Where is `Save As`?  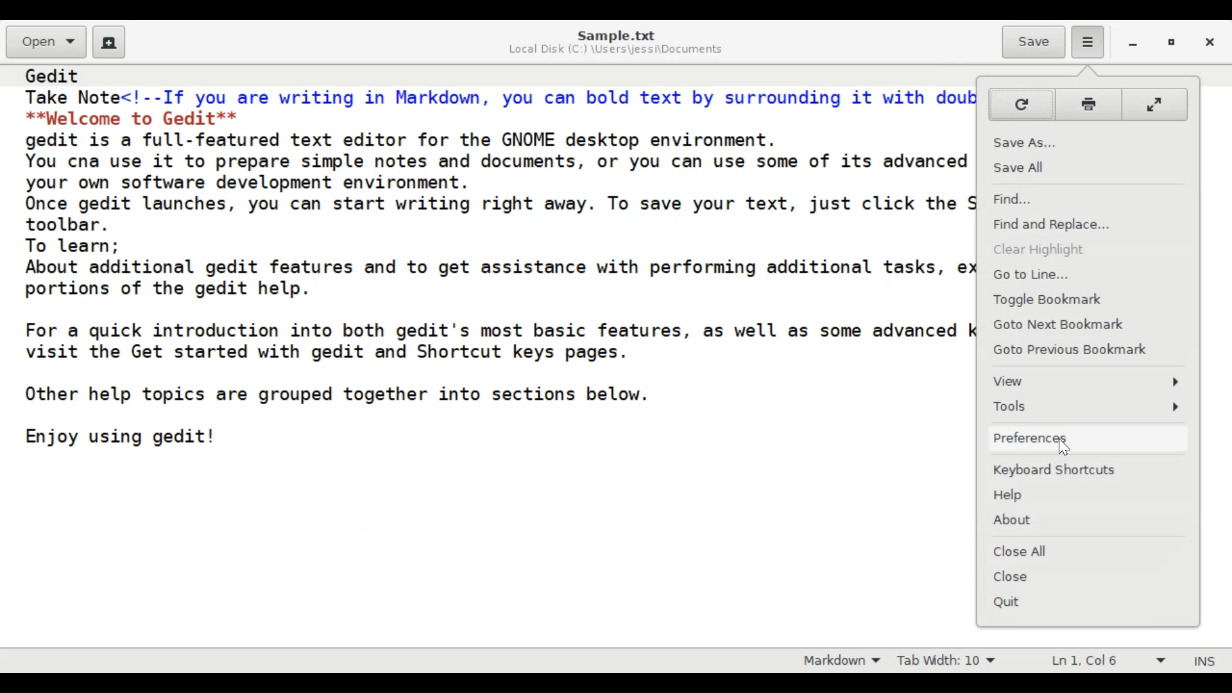 Save As is located at coordinates (1031, 142).